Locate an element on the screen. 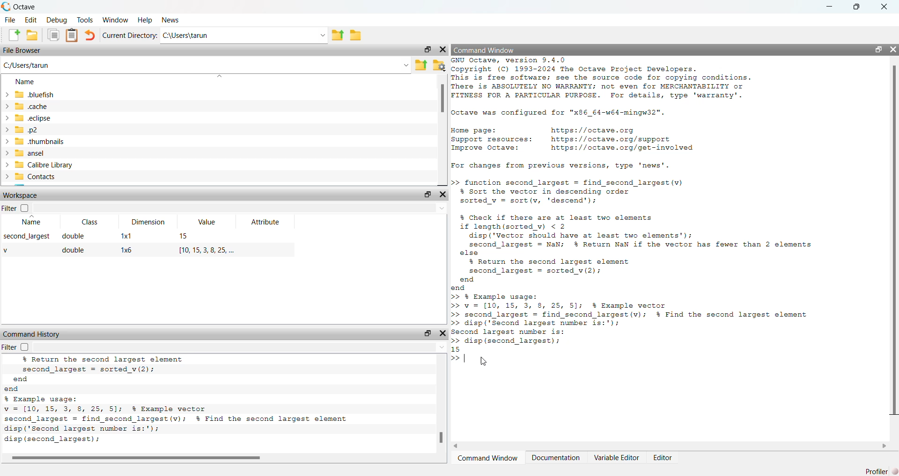 This screenshot has height=476, width=899. move right is located at coordinates (885, 445).